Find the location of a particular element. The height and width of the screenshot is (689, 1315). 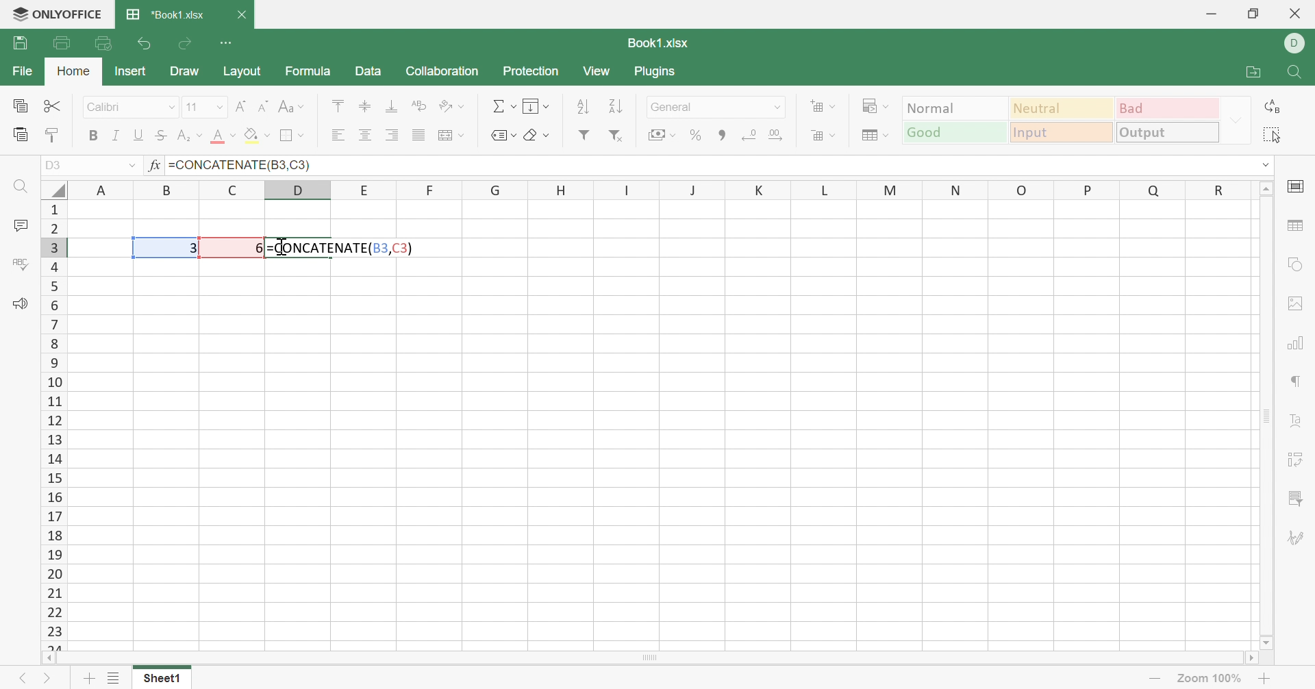

Home is located at coordinates (73, 69).